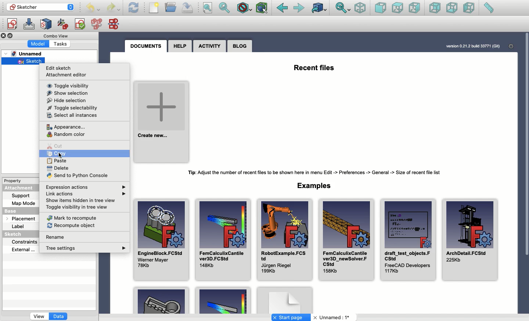  What do you see at coordinates (21, 188) in the screenshot?
I see `Attachment` at bounding box center [21, 188].